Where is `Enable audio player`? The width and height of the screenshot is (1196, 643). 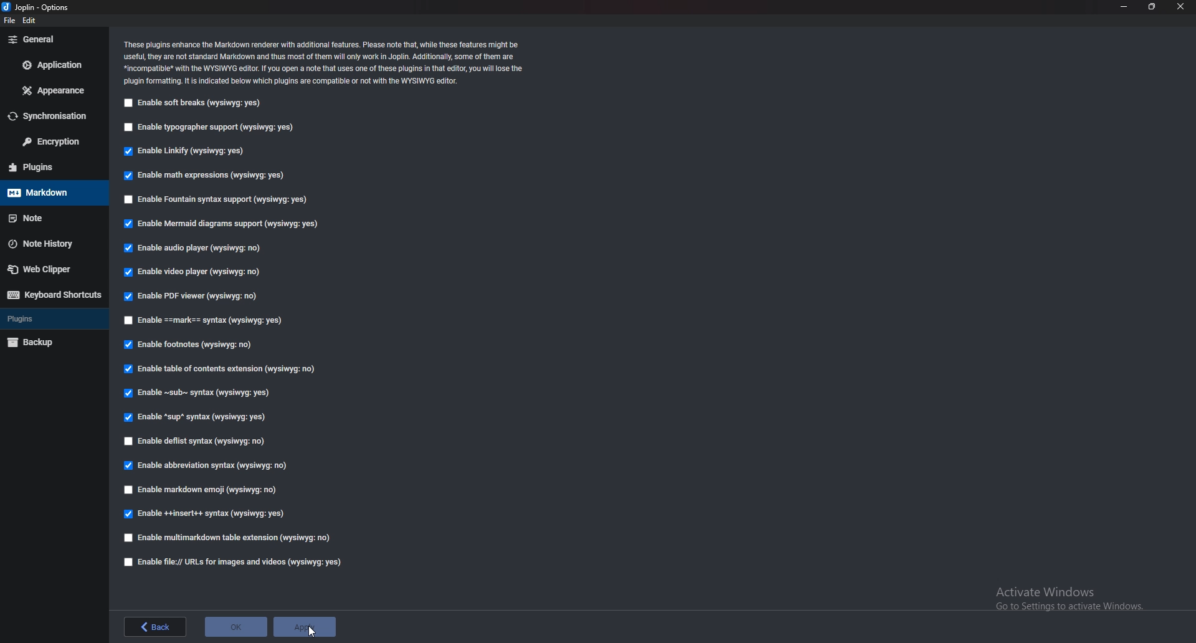
Enable audio player is located at coordinates (197, 247).